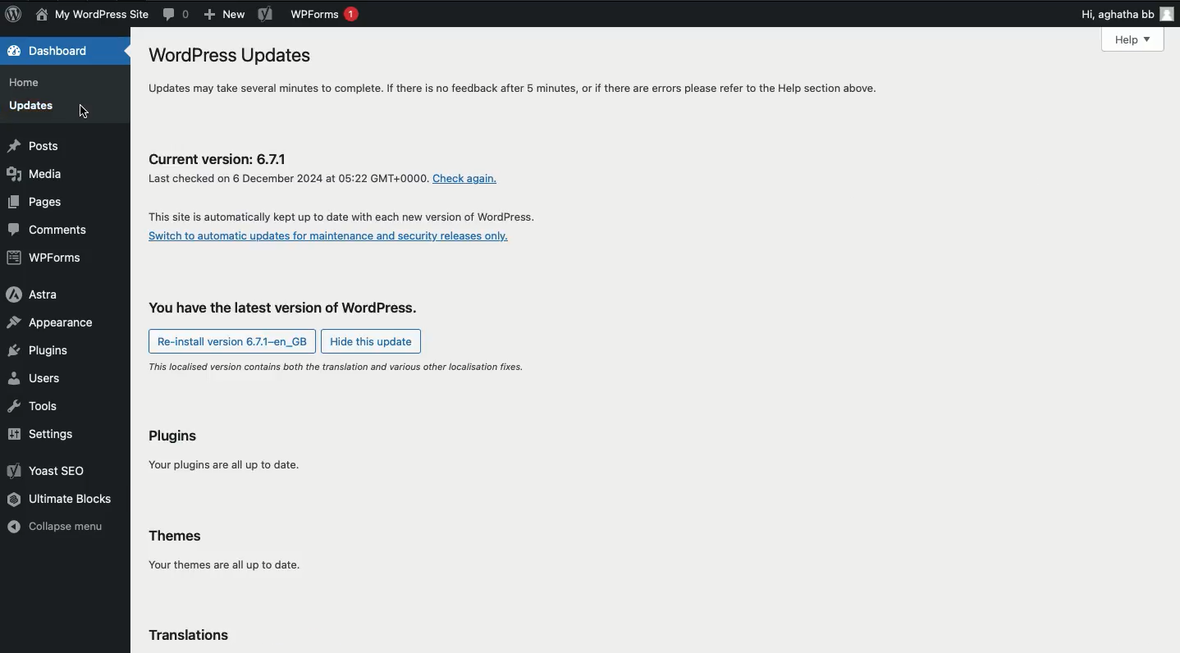 The image size is (1180, 653). Describe the element at coordinates (374, 341) in the screenshot. I see `Hide this update` at that location.